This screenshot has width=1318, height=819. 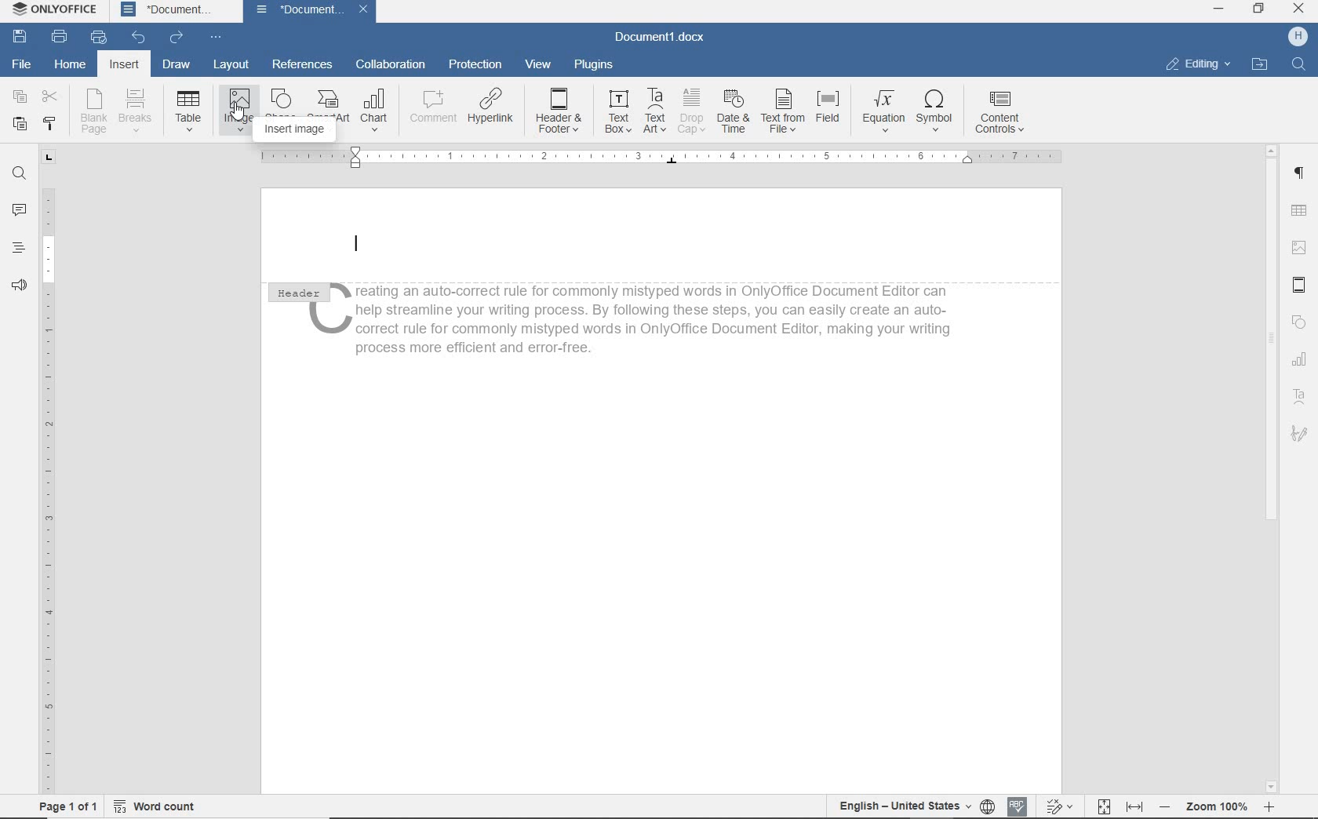 What do you see at coordinates (177, 65) in the screenshot?
I see `DRAW` at bounding box center [177, 65].